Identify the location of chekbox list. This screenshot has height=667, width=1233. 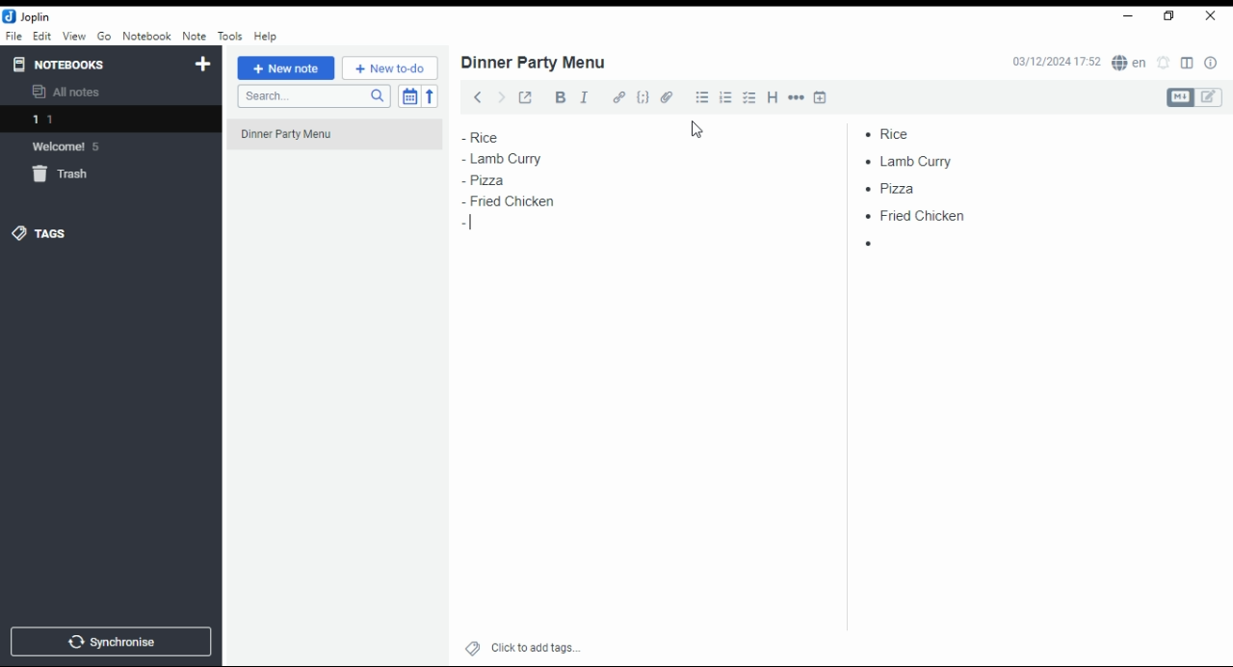
(750, 97).